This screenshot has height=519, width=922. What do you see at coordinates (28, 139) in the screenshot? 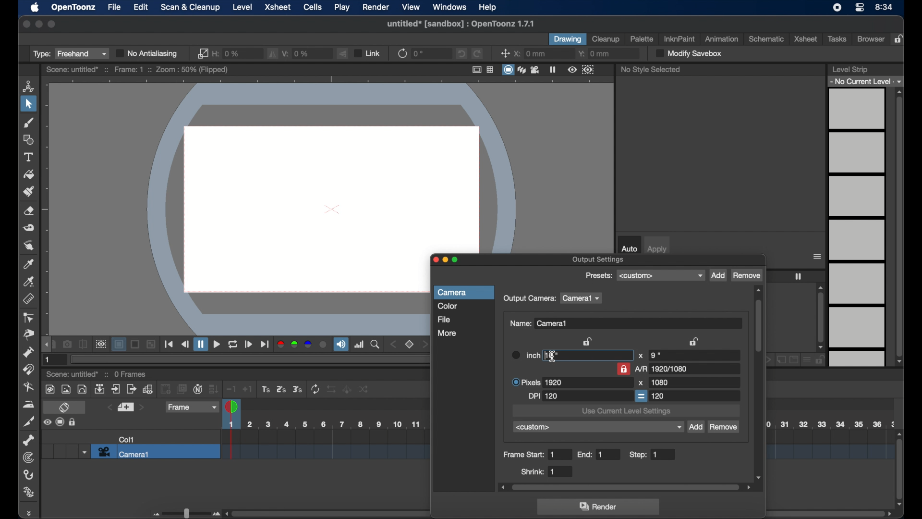
I see `shape tool` at bounding box center [28, 139].